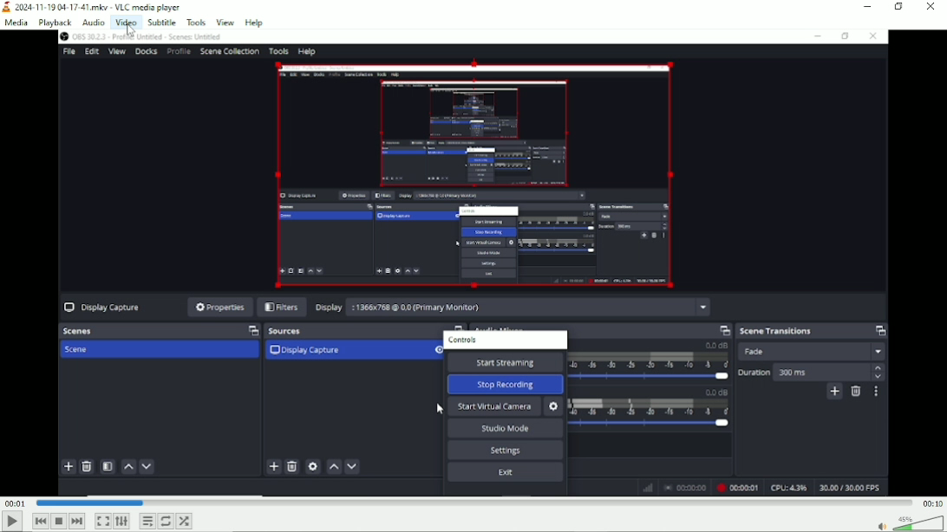 The width and height of the screenshot is (947, 532). Describe the element at coordinates (16, 24) in the screenshot. I see `Media` at that location.